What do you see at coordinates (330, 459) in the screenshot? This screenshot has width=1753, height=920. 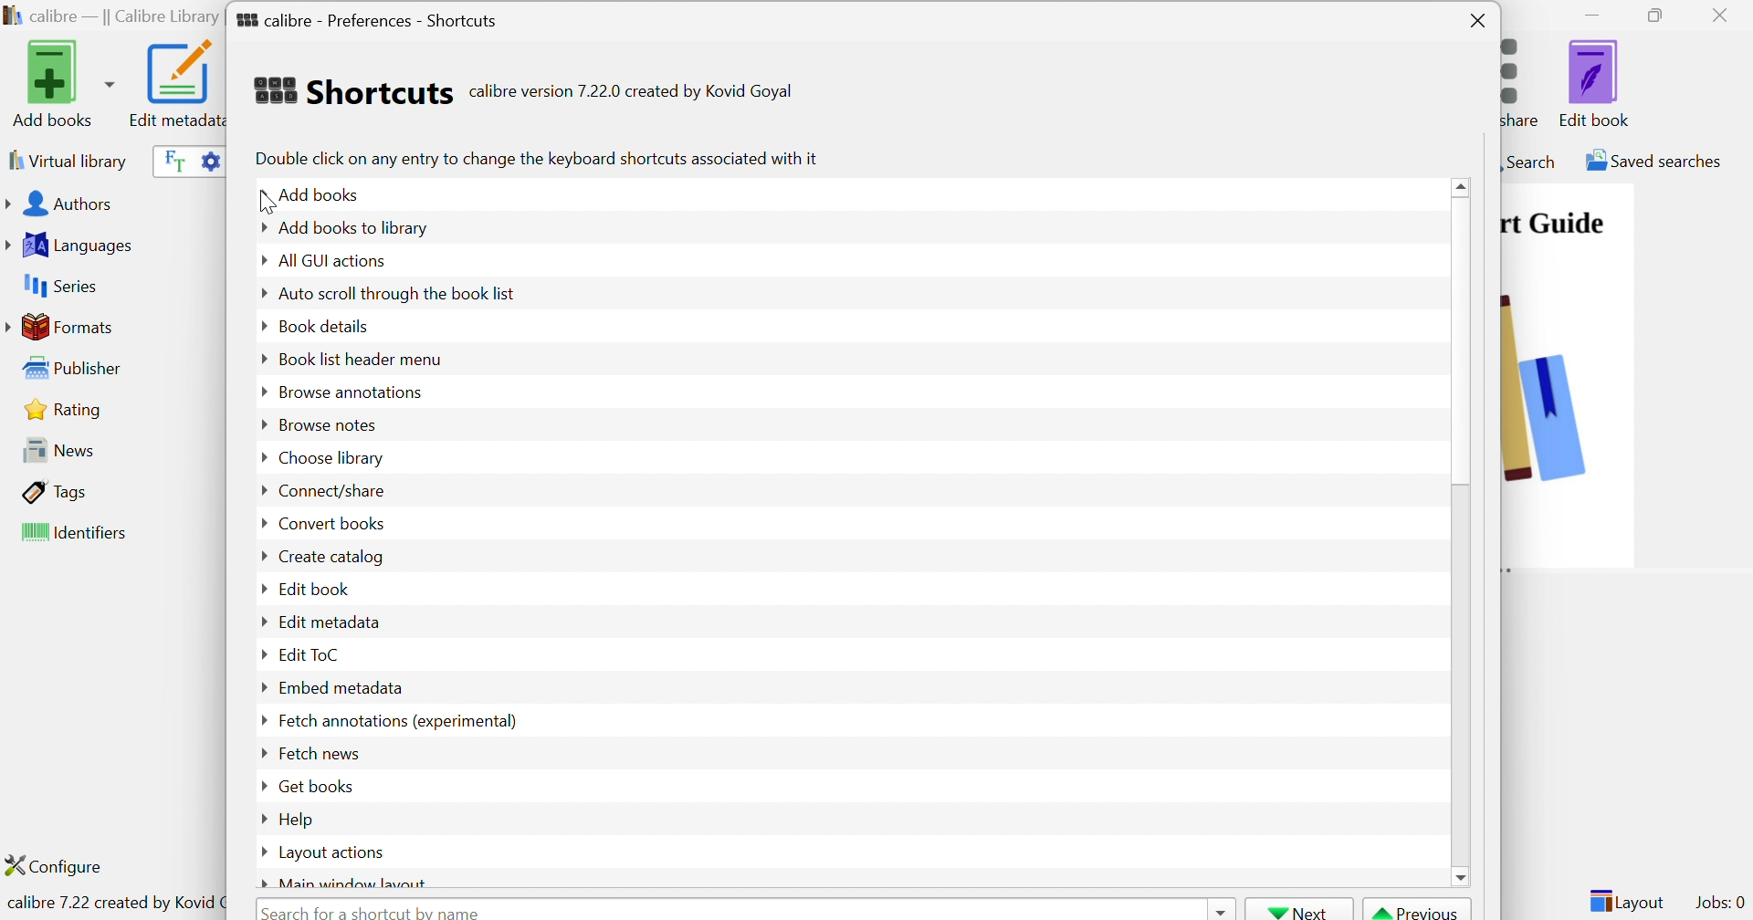 I see `Choose library` at bounding box center [330, 459].